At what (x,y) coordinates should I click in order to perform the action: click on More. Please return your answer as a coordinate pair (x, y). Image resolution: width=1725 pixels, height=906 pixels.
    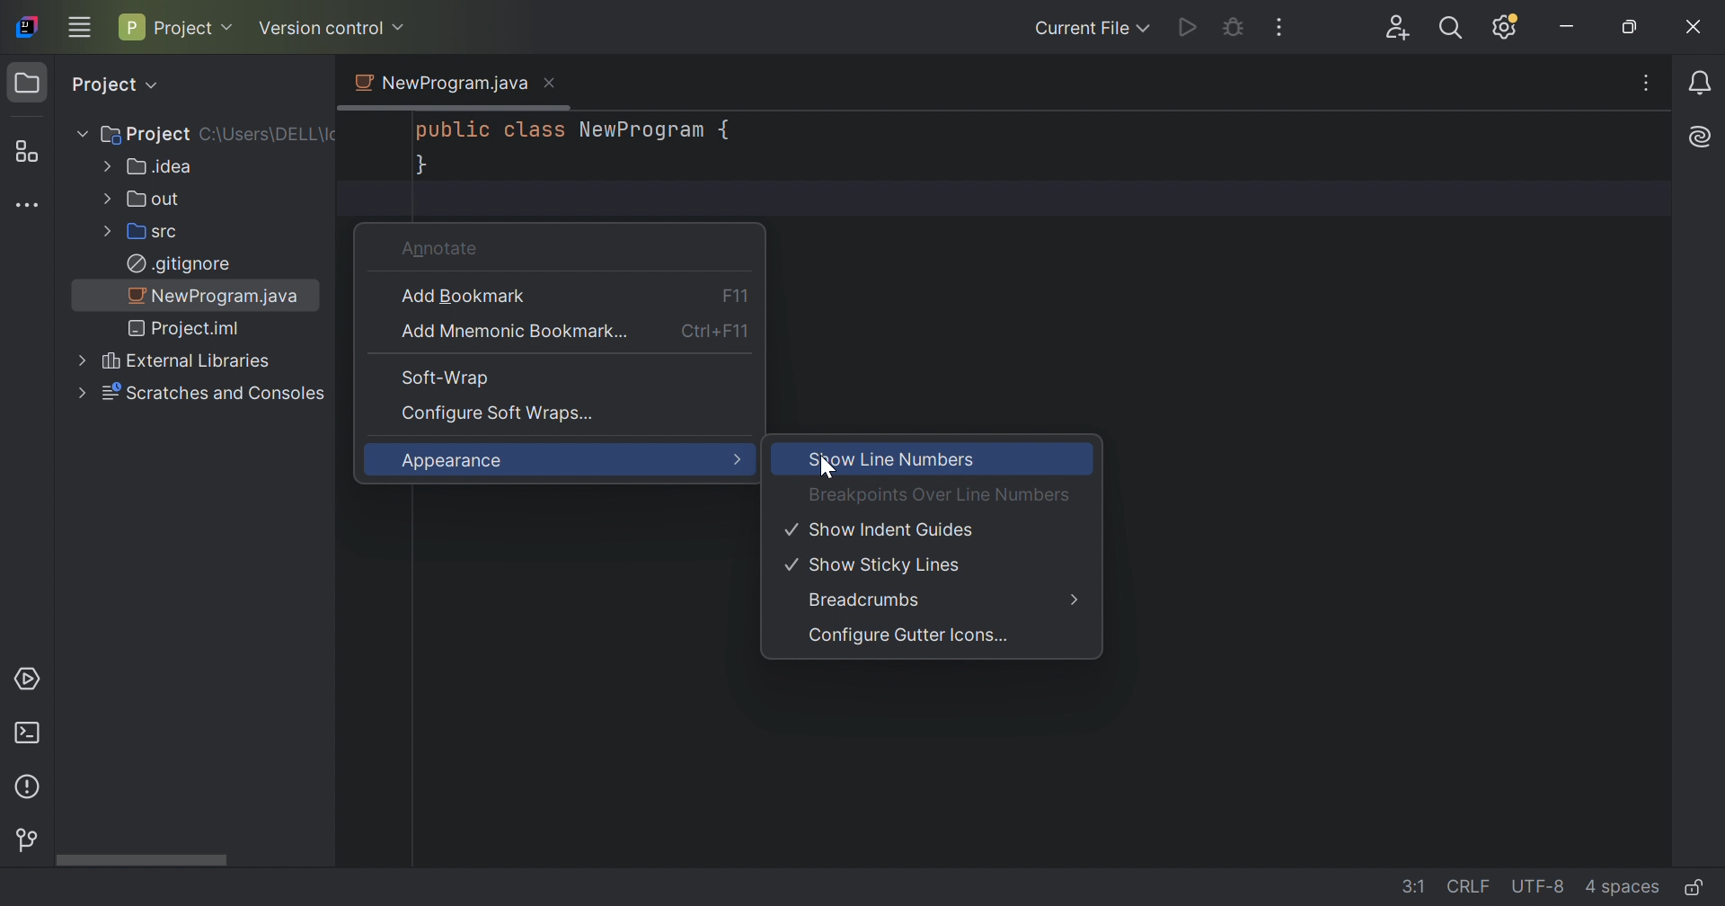
    Looking at the image, I should click on (1075, 600).